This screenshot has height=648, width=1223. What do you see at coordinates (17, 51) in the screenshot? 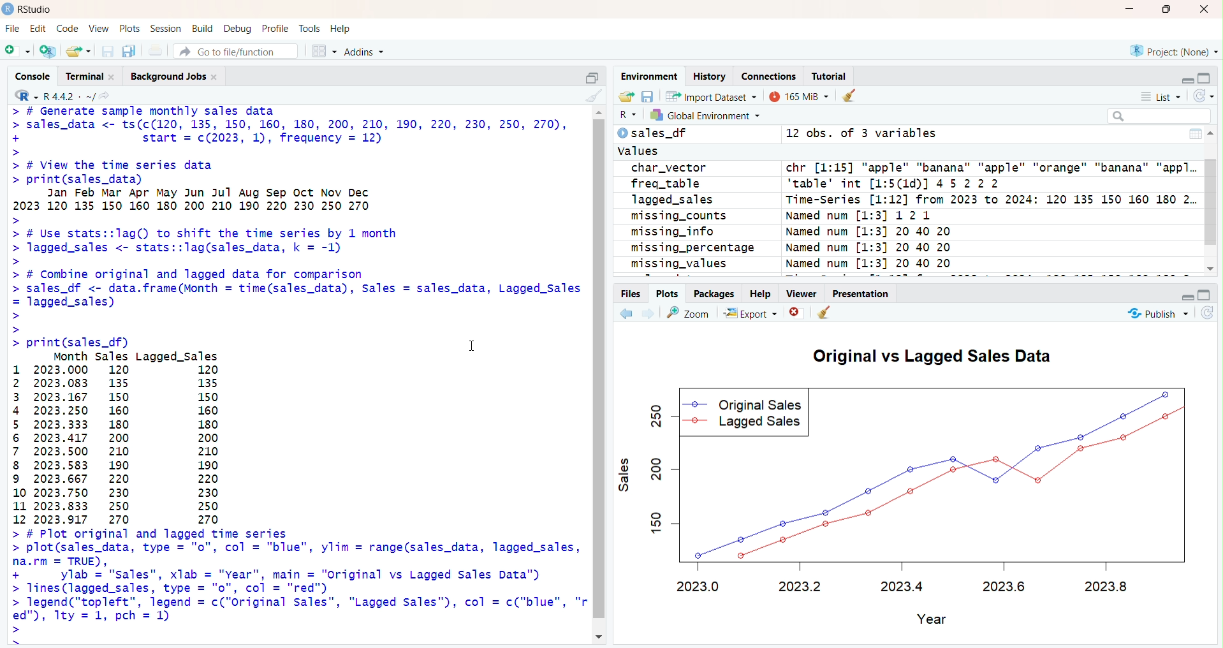
I see `new script` at bounding box center [17, 51].